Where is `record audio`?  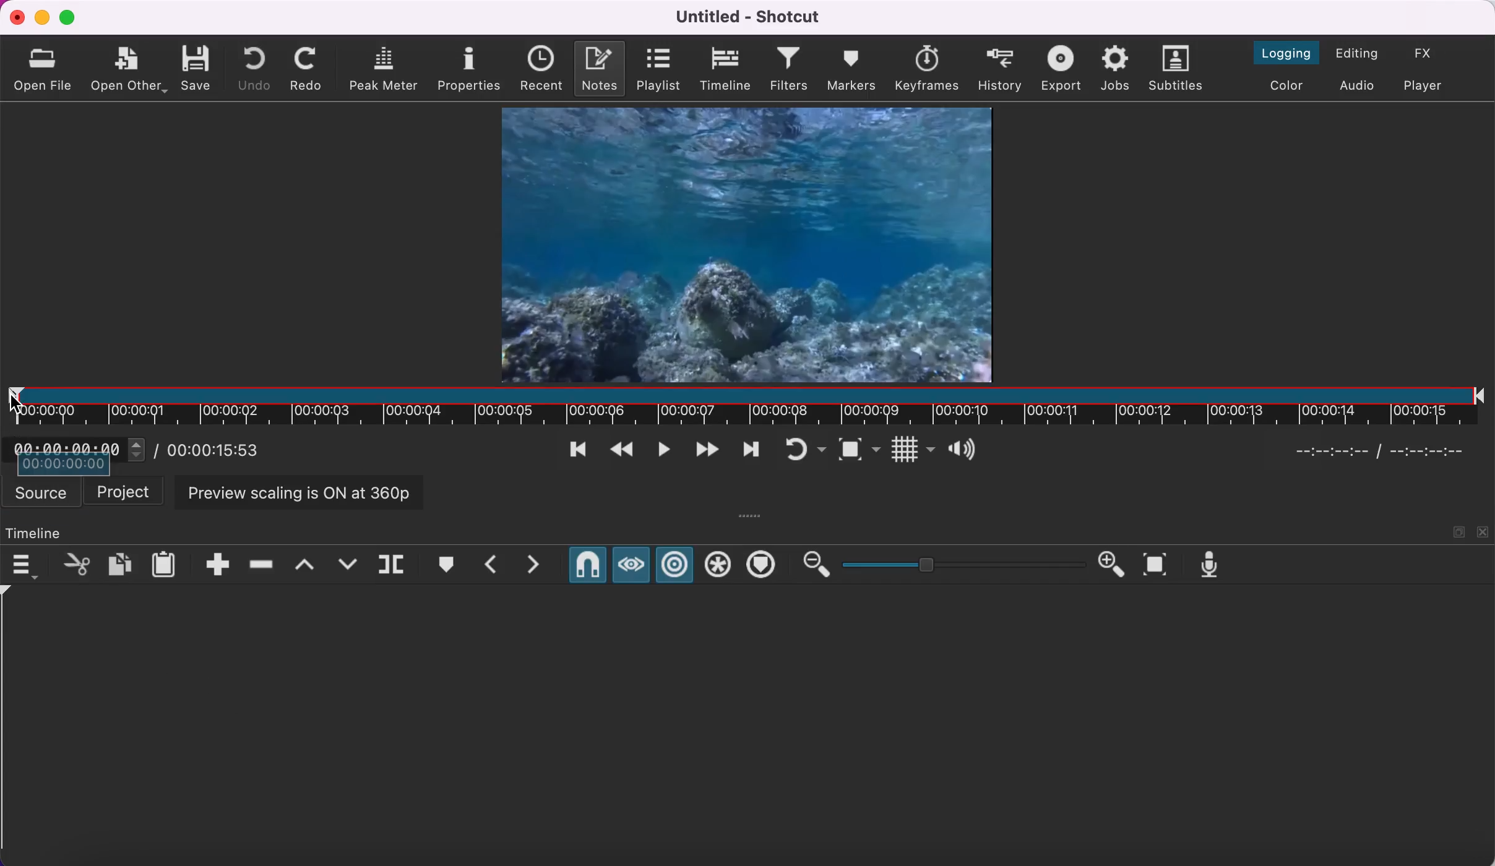 record audio is located at coordinates (1215, 566).